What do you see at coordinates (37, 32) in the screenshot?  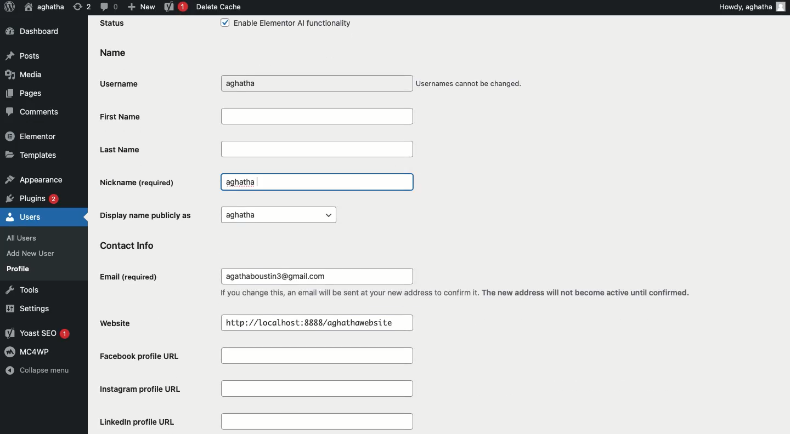 I see `Dashboard` at bounding box center [37, 32].